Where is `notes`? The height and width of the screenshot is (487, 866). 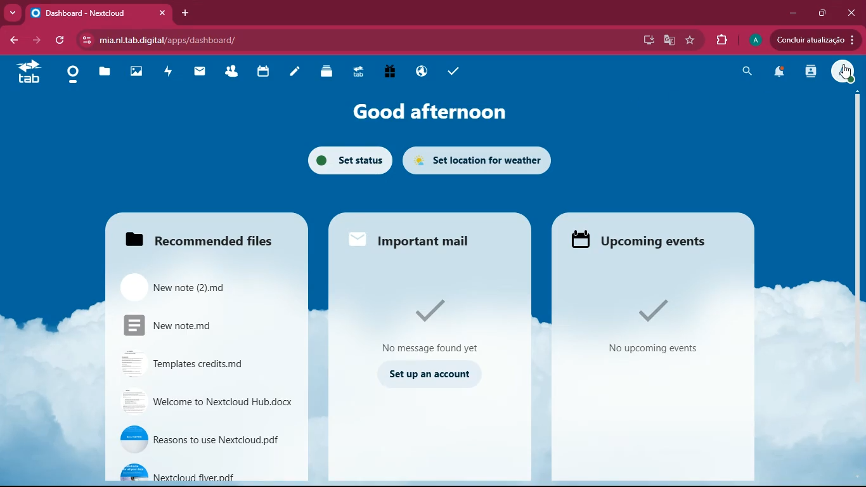 notes is located at coordinates (293, 73).